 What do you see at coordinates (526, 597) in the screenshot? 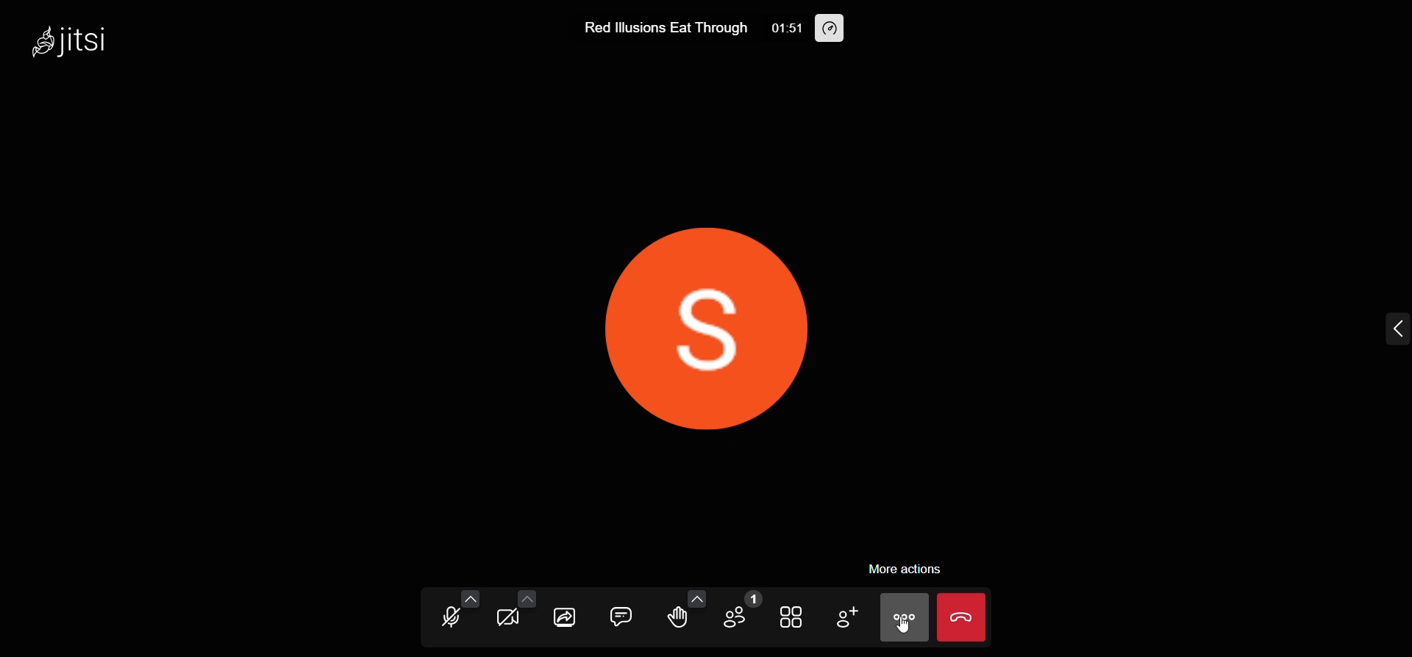
I see `more camera options` at bounding box center [526, 597].